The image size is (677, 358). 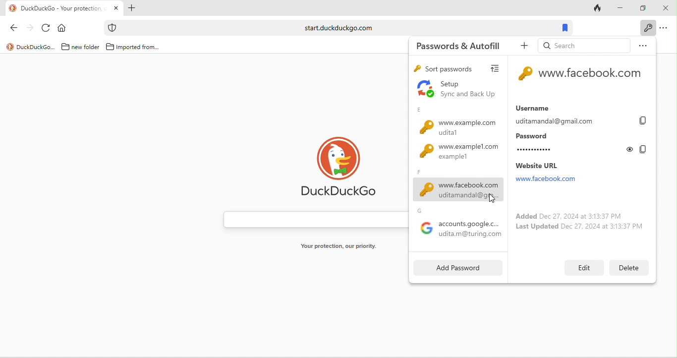 I want to click on google account, so click(x=458, y=226).